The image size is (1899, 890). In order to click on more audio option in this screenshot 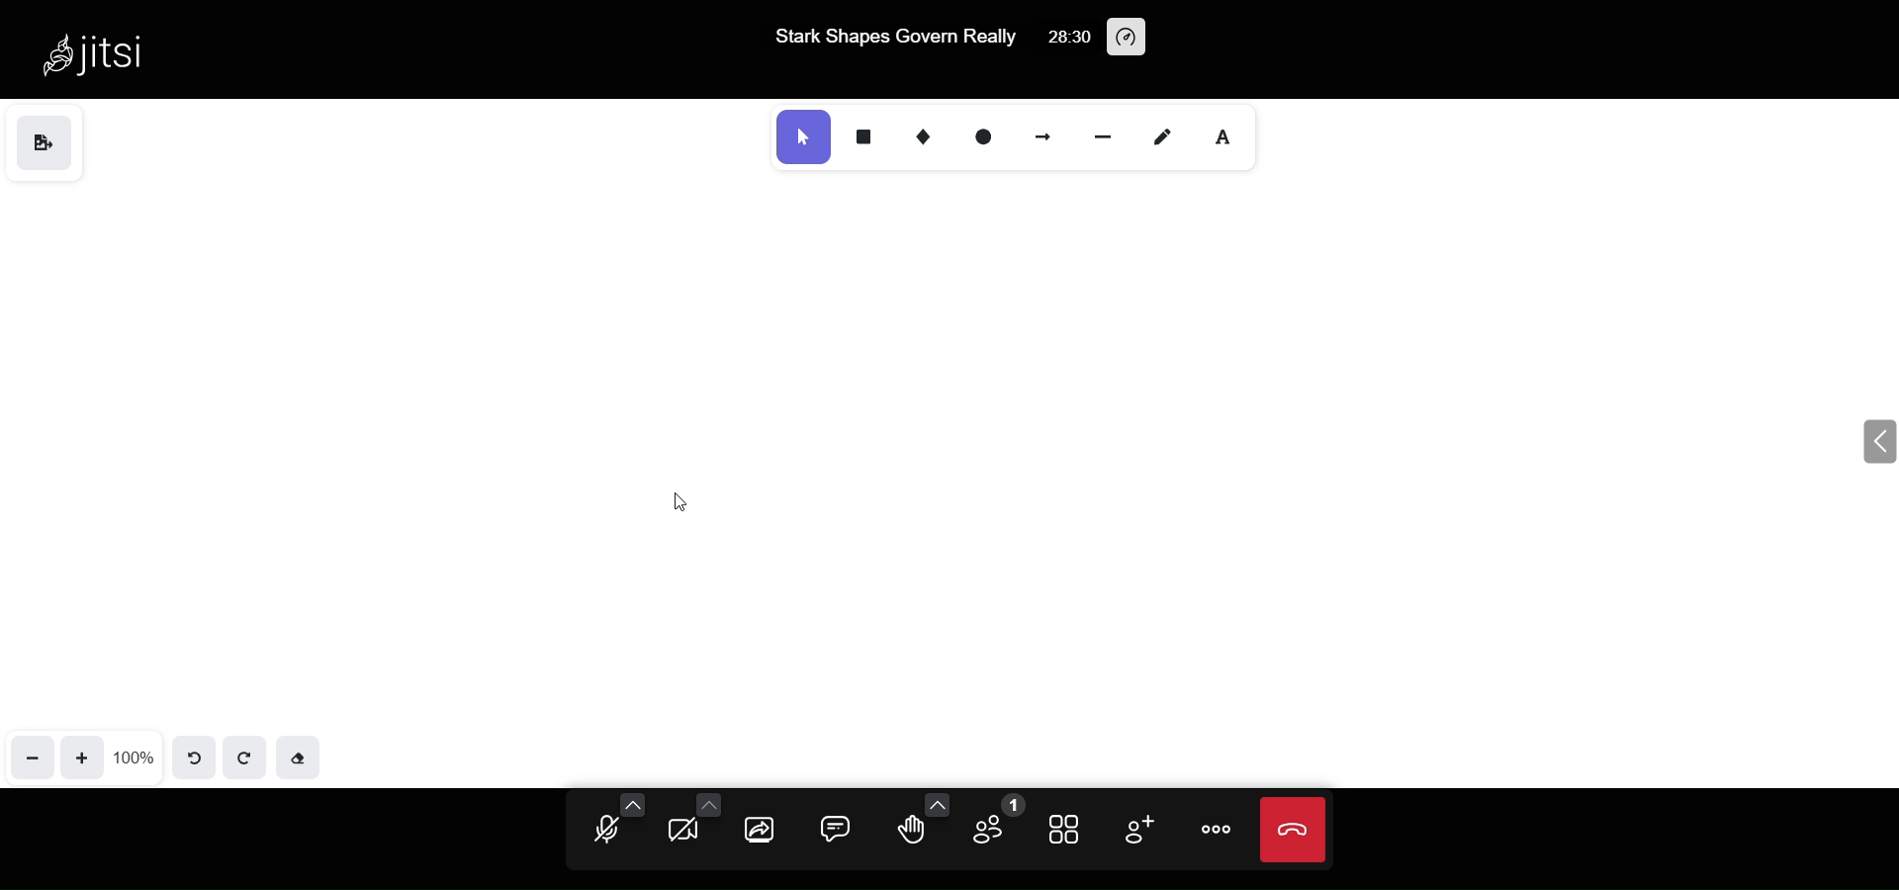, I will do `click(633, 804)`.